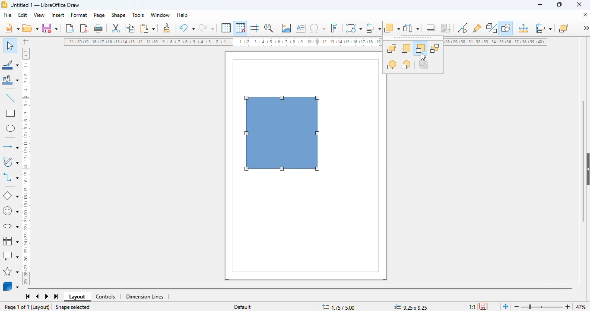 This screenshot has width=590, height=311. Describe the element at coordinates (10, 113) in the screenshot. I see `rectangle` at that location.